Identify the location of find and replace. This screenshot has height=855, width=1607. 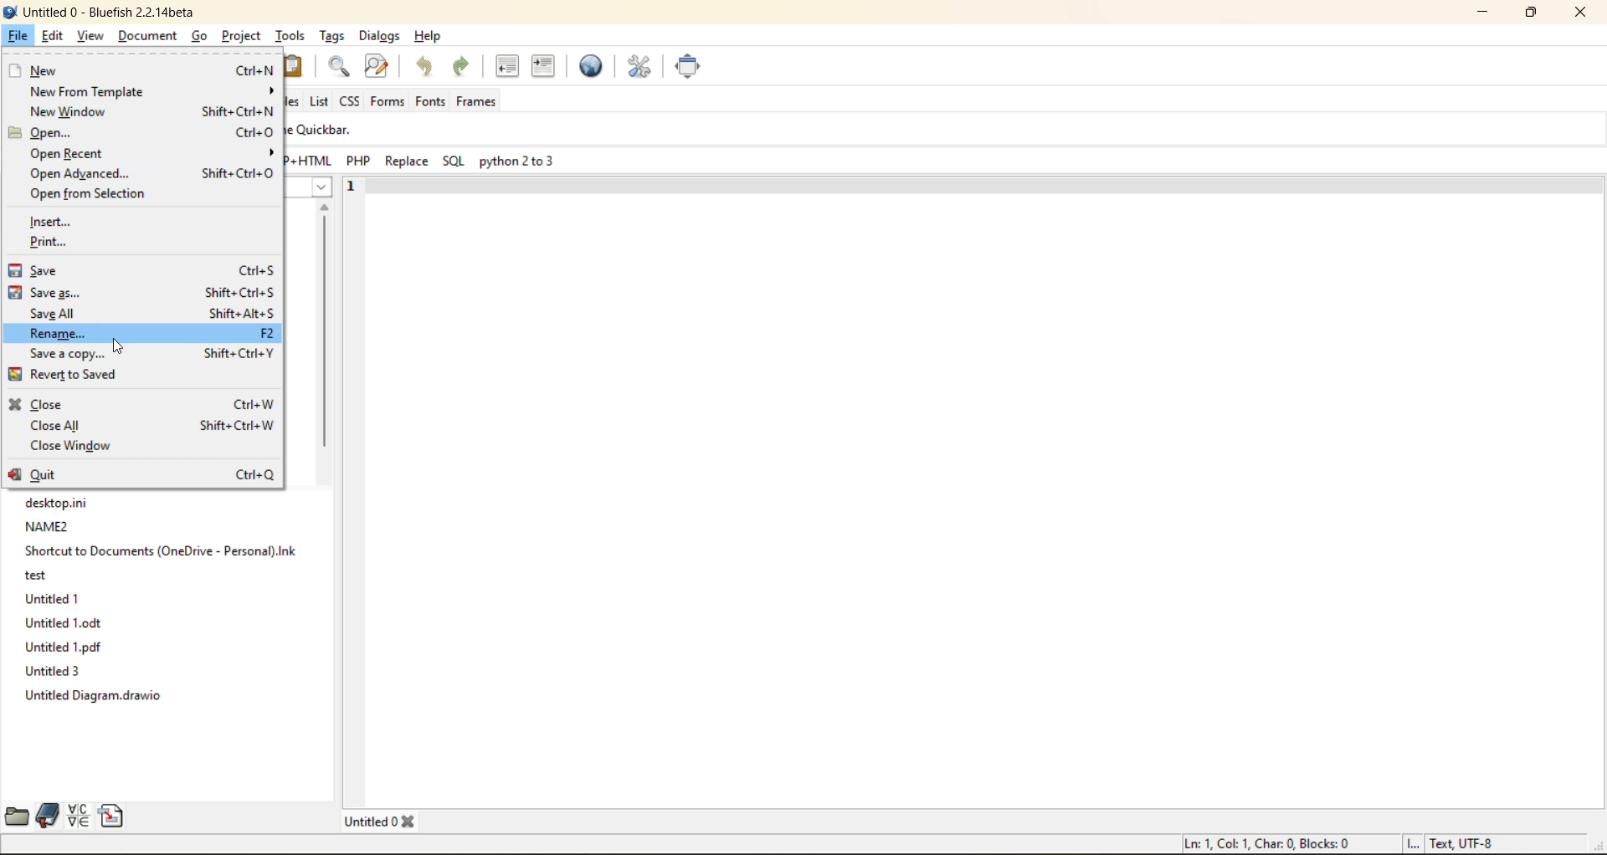
(377, 67).